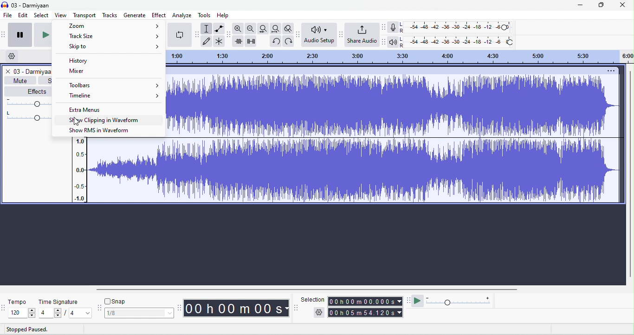 Image resolution: width=634 pixels, height=335 pixels. I want to click on title, so click(35, 71).